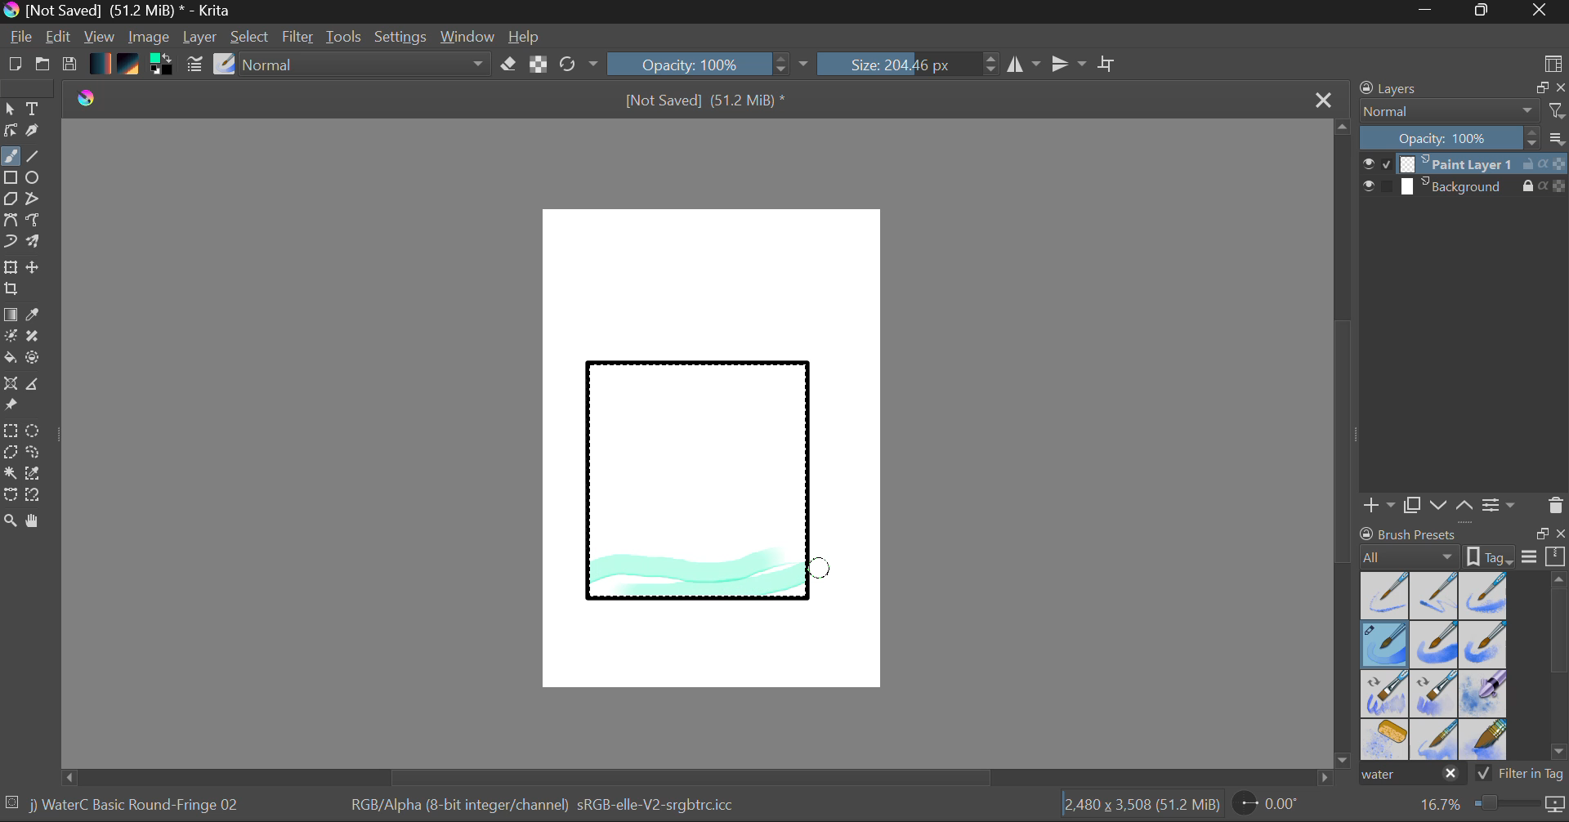  What do you see at coordinates (10, 199) in the screenshot?
I see `Polygon` at bounding box center [10, 199].